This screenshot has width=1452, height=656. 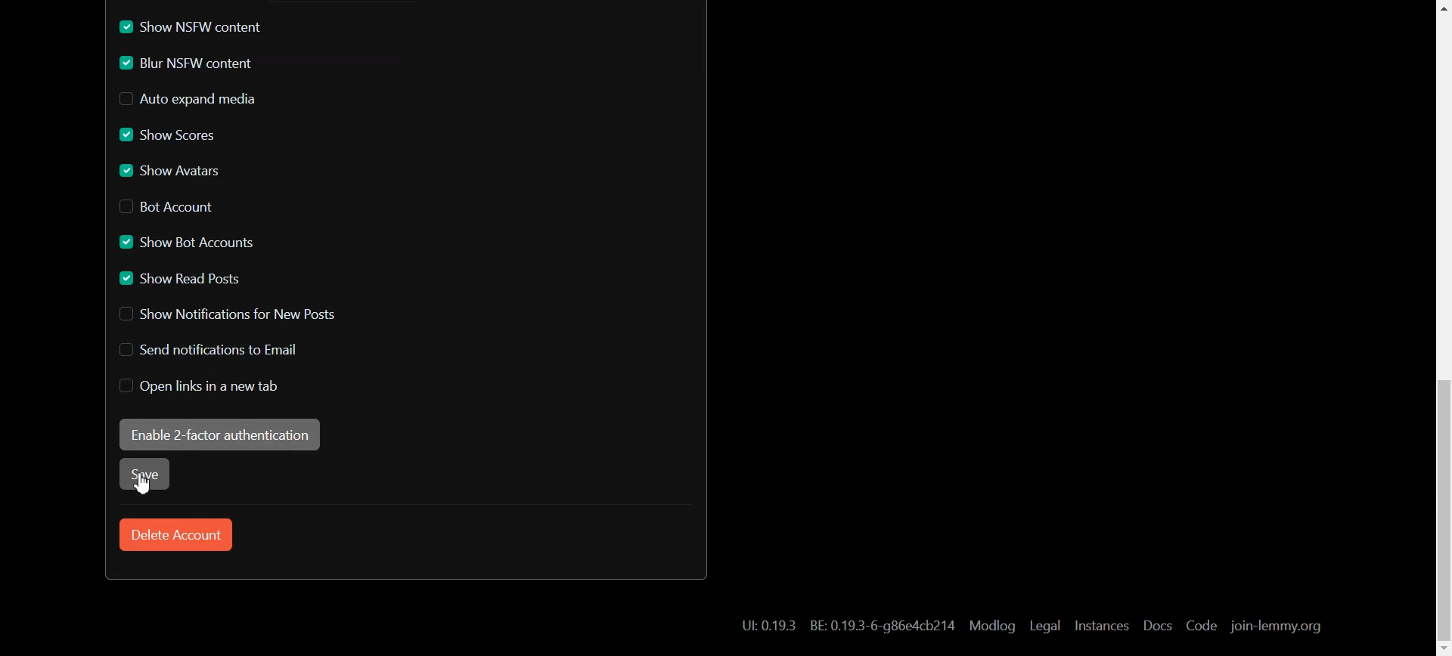 What do you see at coordinates (193, 26) in the screenshot?
I see `Enable Show NSFW content` at bounding box center [193, 26].